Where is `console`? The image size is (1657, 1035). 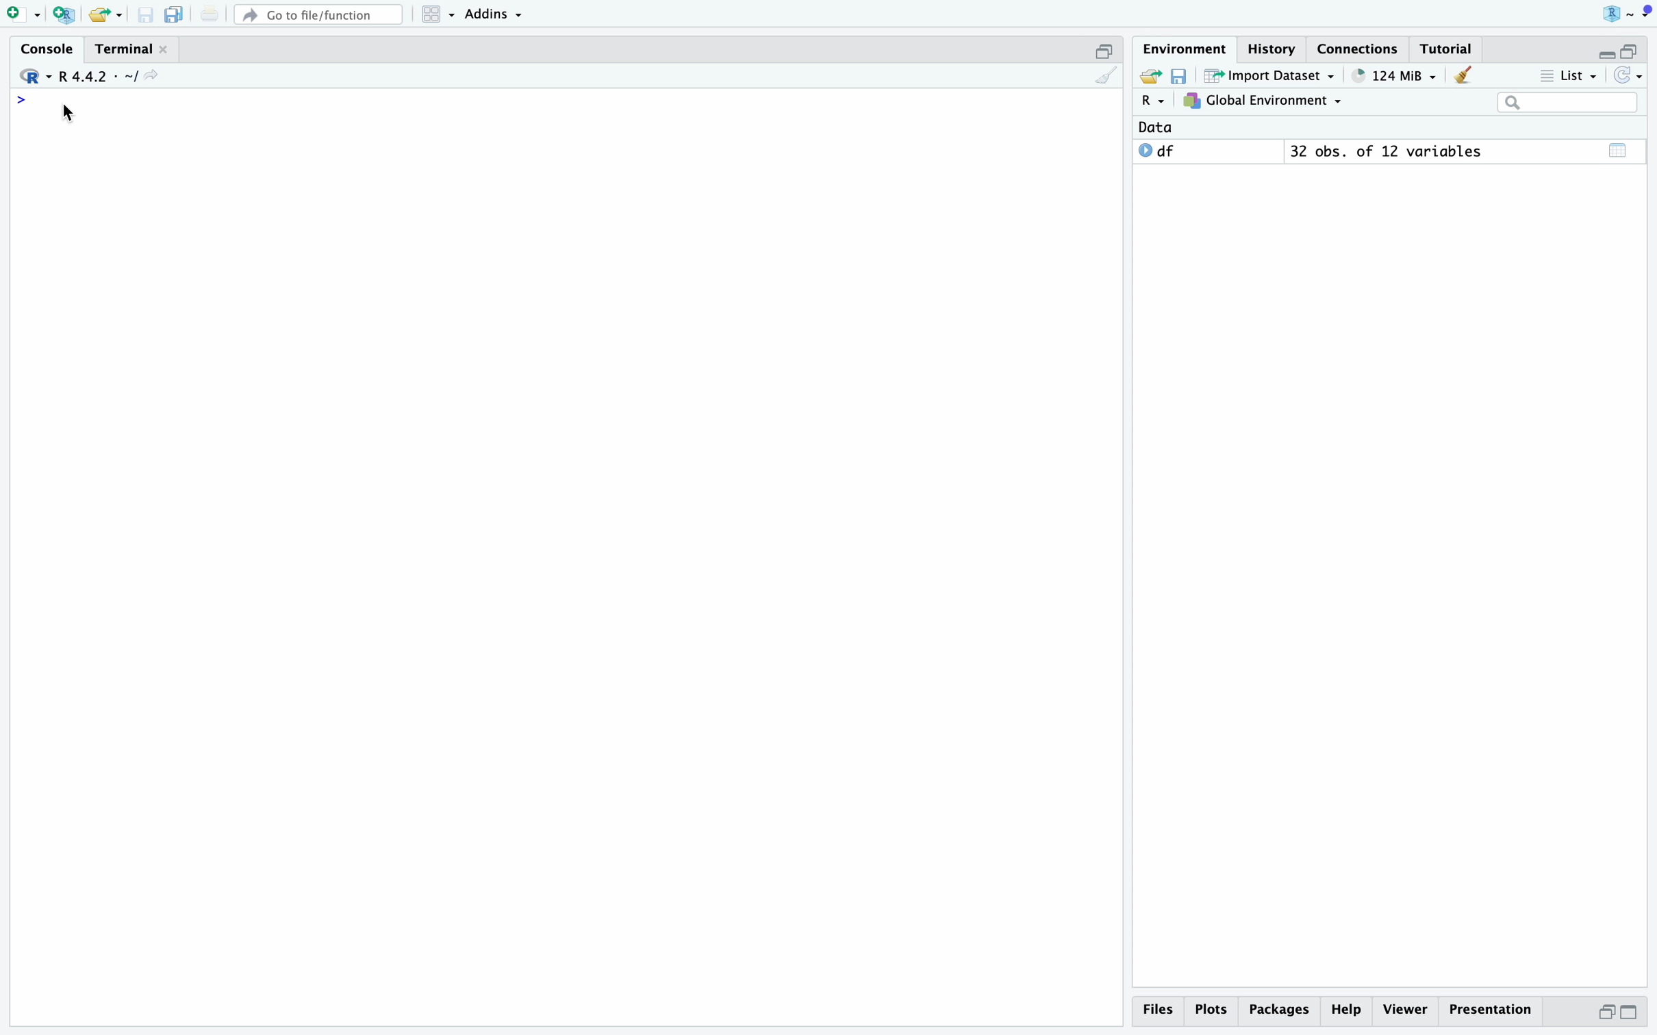 console is located at coordinates (49, 49).